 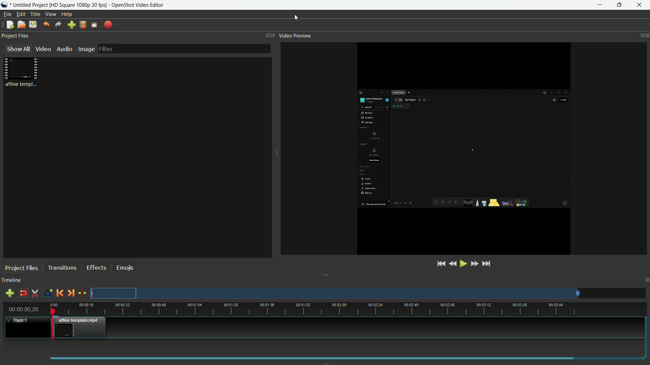 What do you see at coordinates (67, 14) in the screenshot?
I see `help menu` at bounding box center [67, 14].